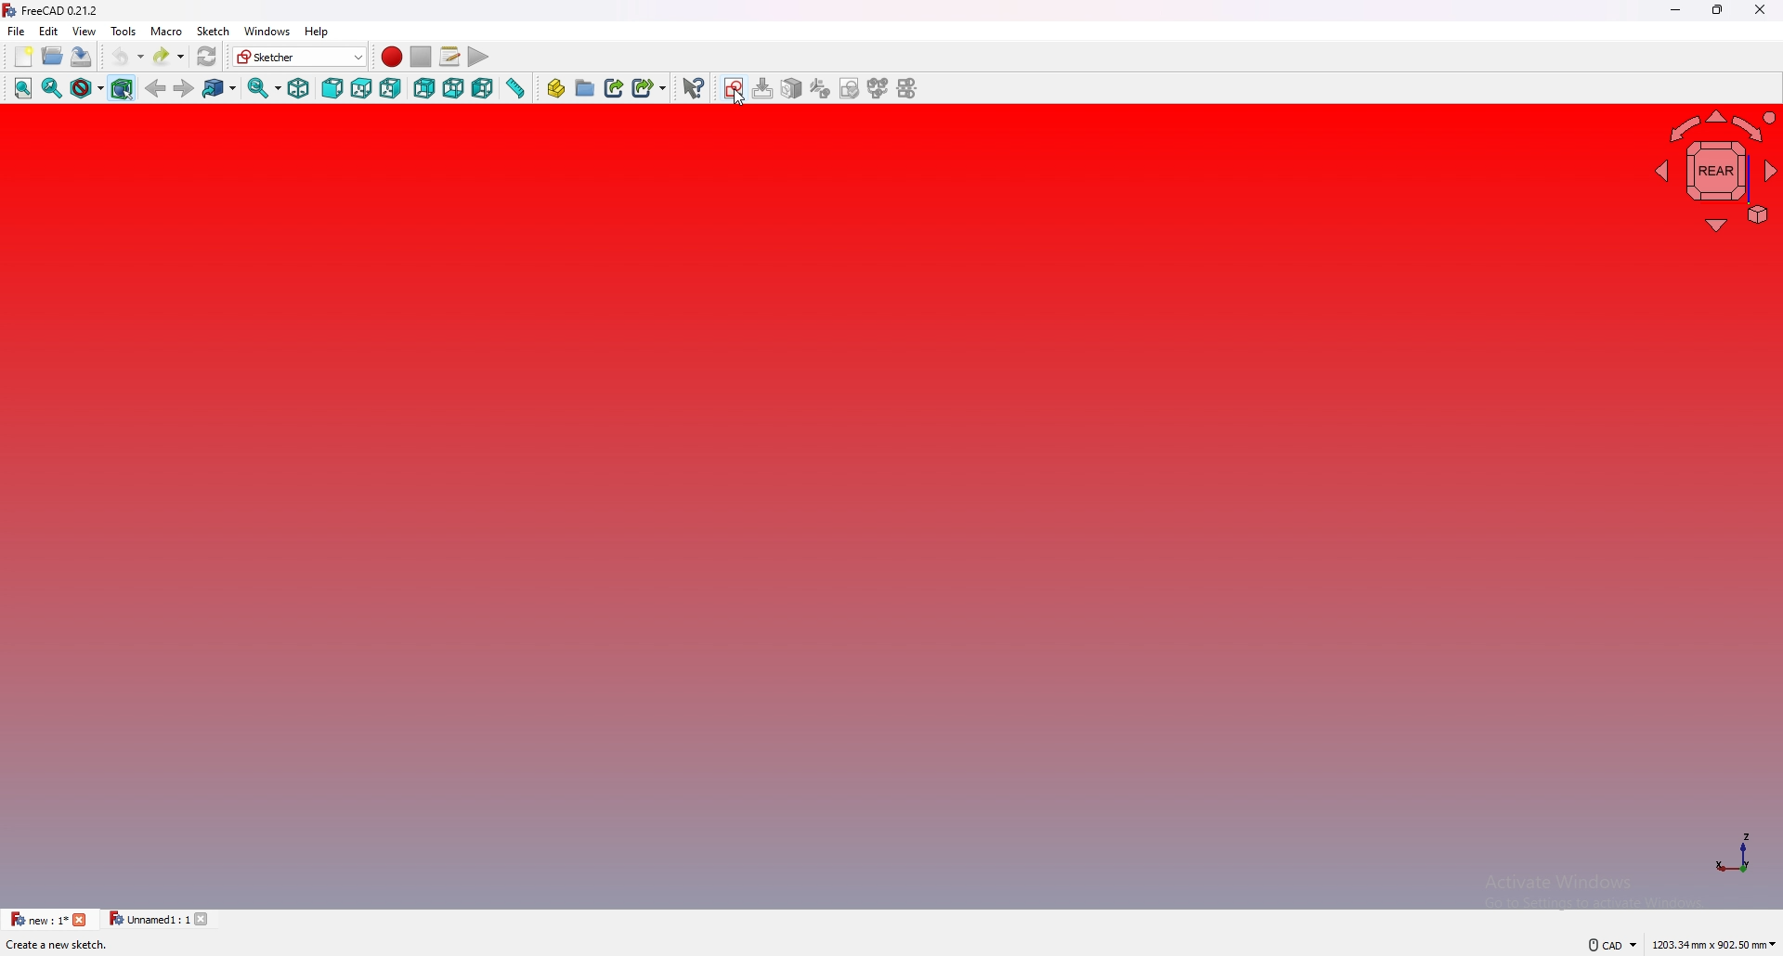  Describe the element at coordinates (265, 87) in the screenshot. I see `synced view` at that location.